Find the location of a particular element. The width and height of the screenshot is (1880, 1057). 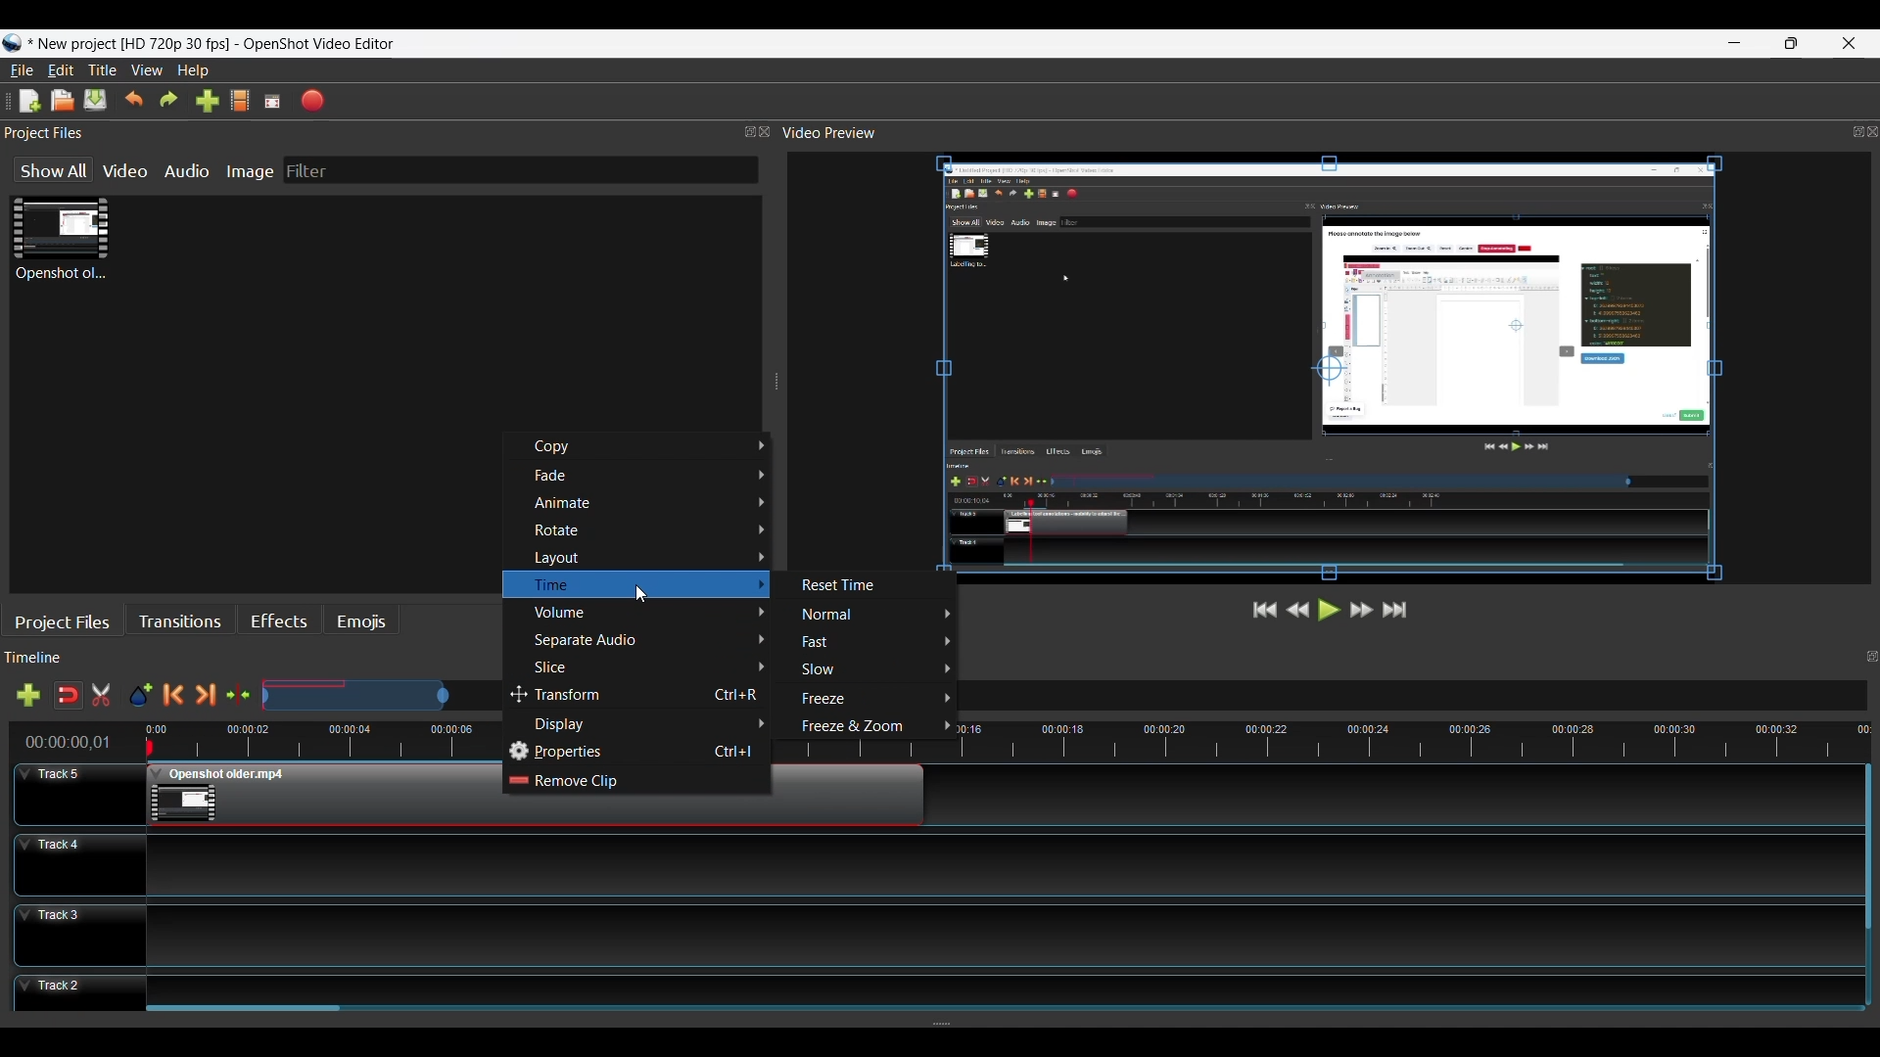

Center te timeline at the playhead is located at coordinates (239, 696).